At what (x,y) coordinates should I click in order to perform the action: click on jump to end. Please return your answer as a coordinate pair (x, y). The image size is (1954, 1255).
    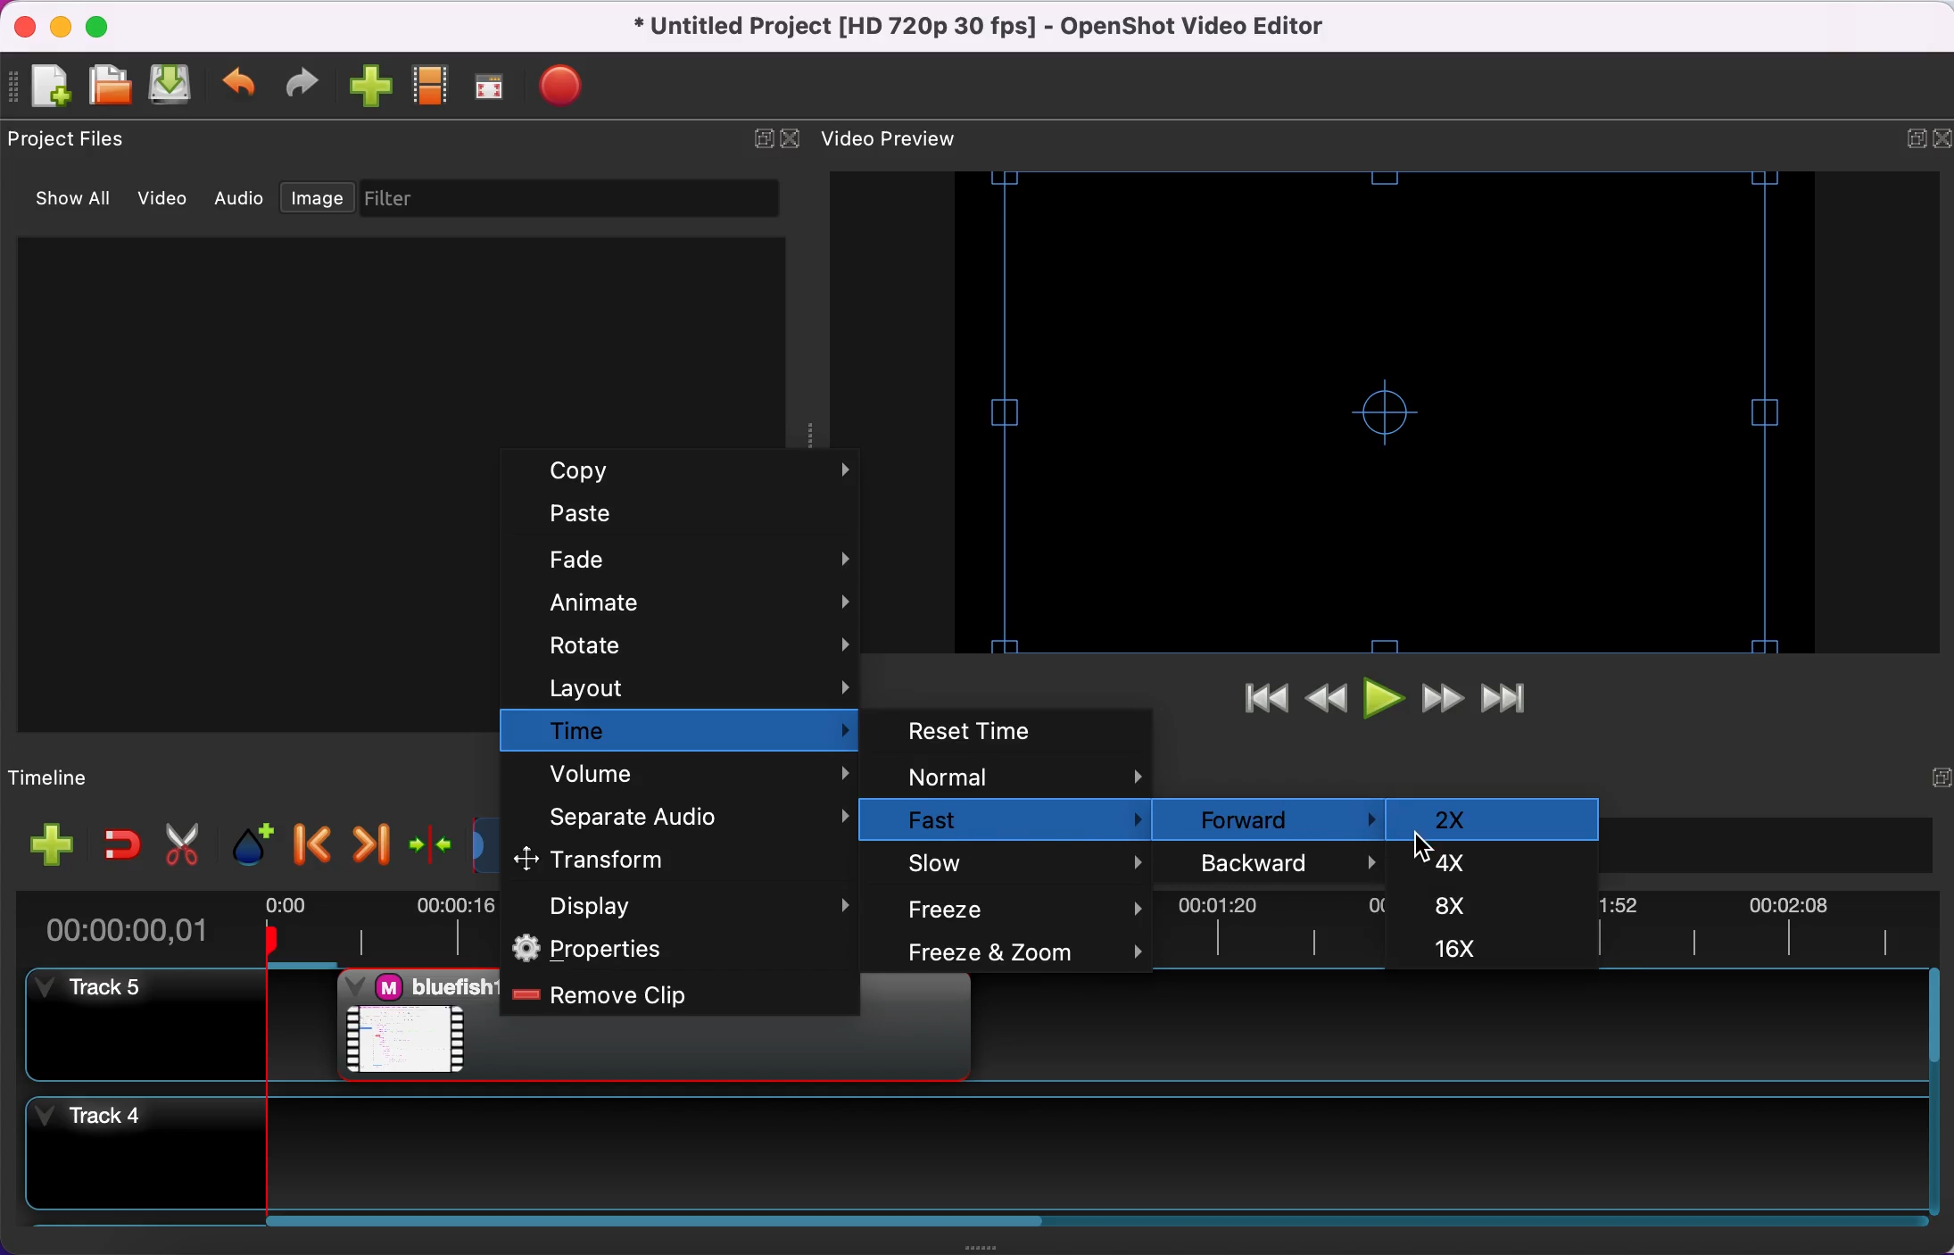
    Looking at the image, I should click on (1516, 697).